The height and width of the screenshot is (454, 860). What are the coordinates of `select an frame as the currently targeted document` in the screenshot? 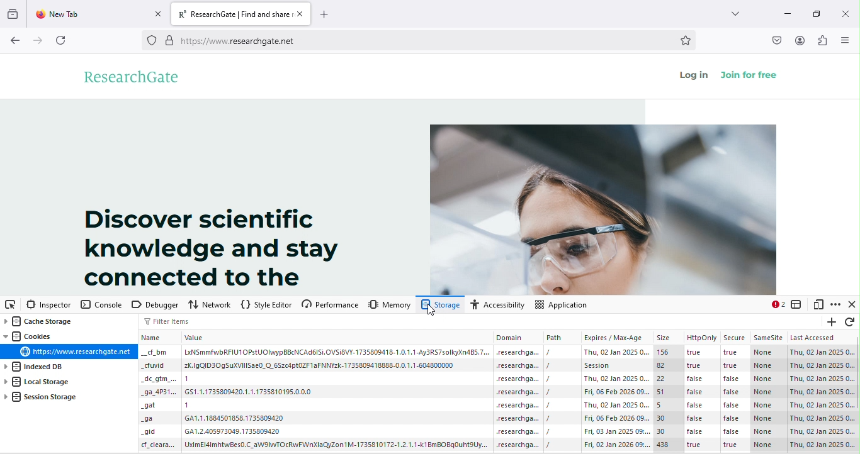 It's located at (796, 306).